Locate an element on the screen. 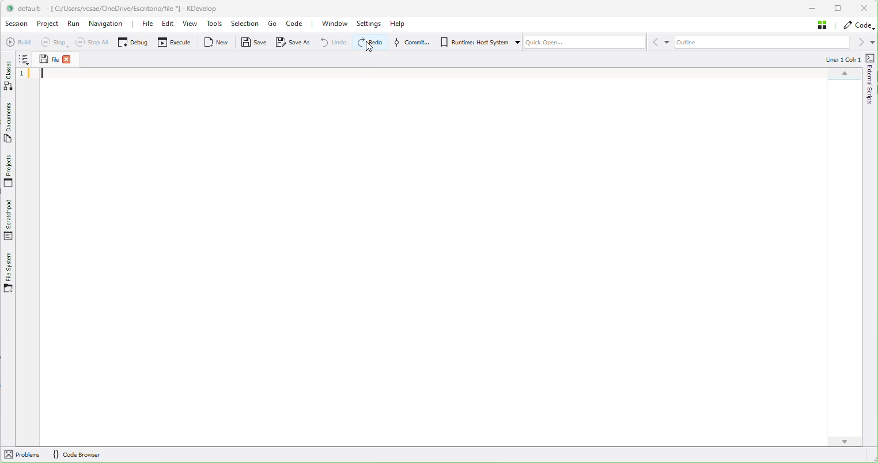 The width and height of the screenshot is (878, 463). Commit is located at coordinates (411, 43).